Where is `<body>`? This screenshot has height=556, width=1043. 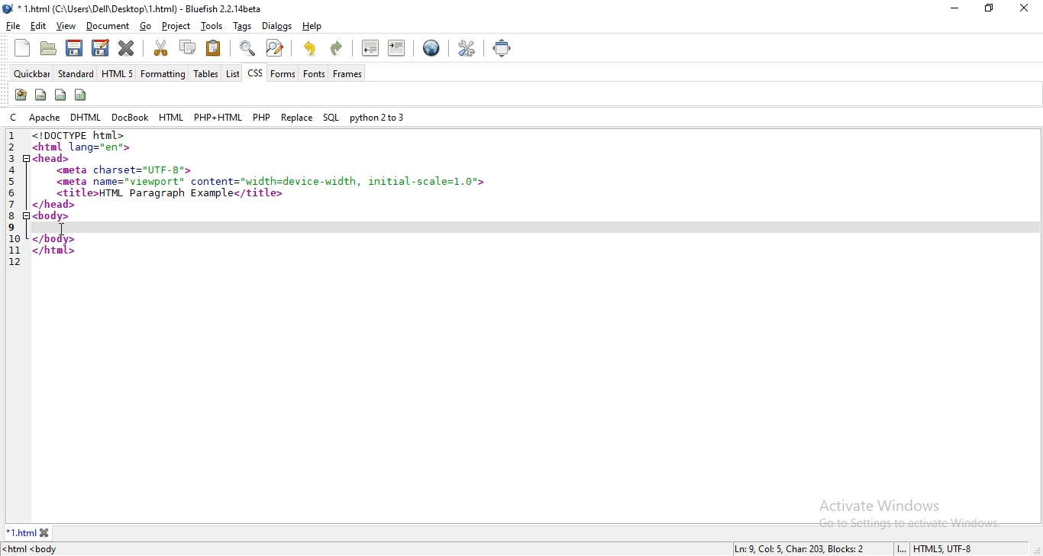
<body> is located at coordinates (53, 216).